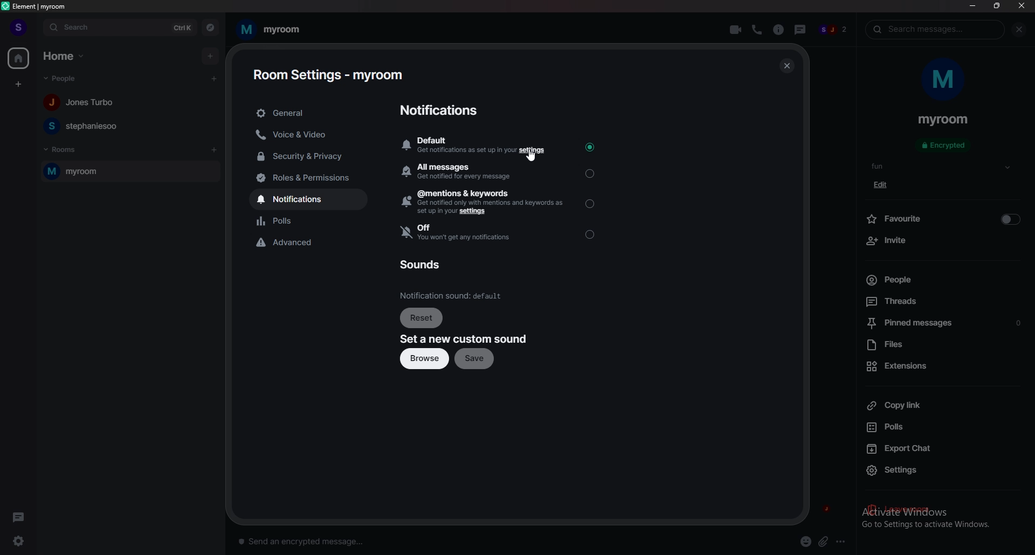  I want to click on room photo, so click(944, 80).